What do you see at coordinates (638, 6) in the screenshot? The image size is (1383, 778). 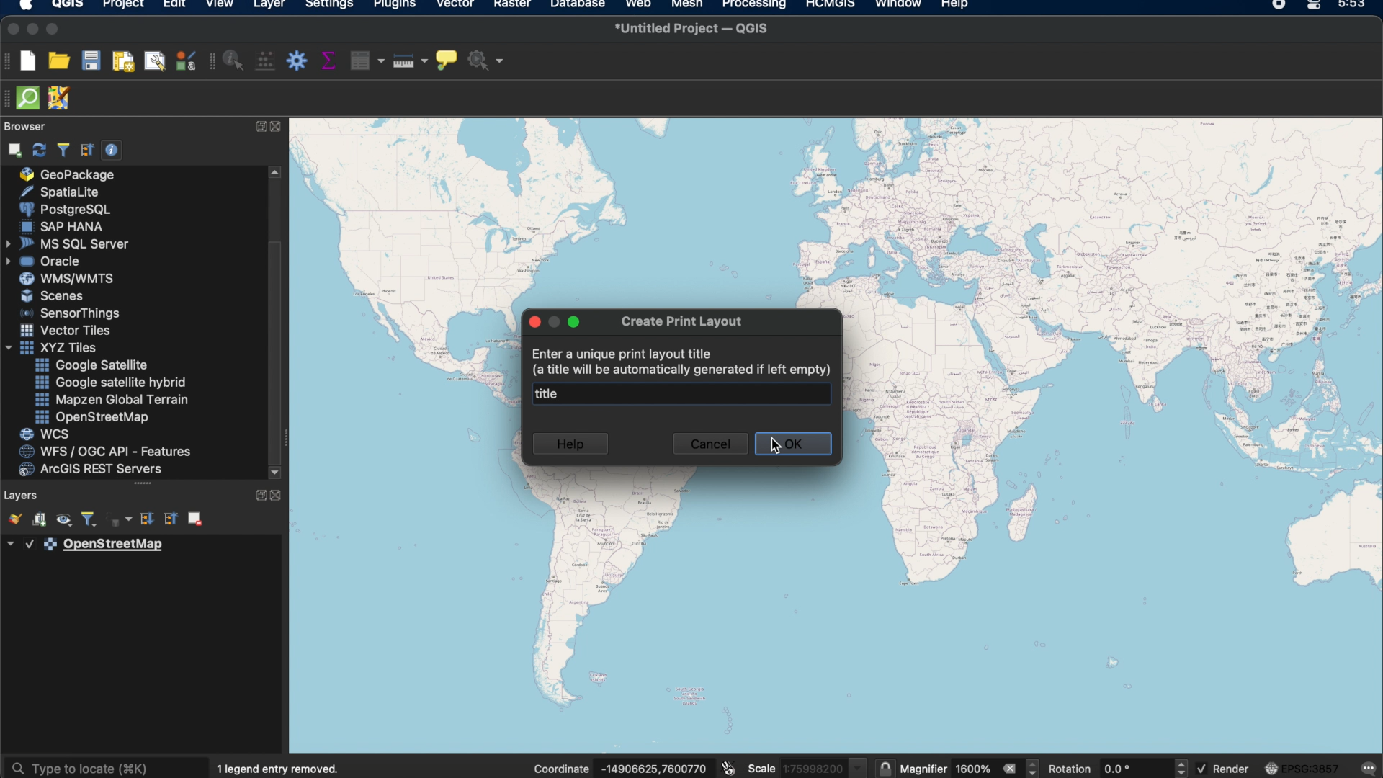 I see `web` at bounding box center [638, 6].